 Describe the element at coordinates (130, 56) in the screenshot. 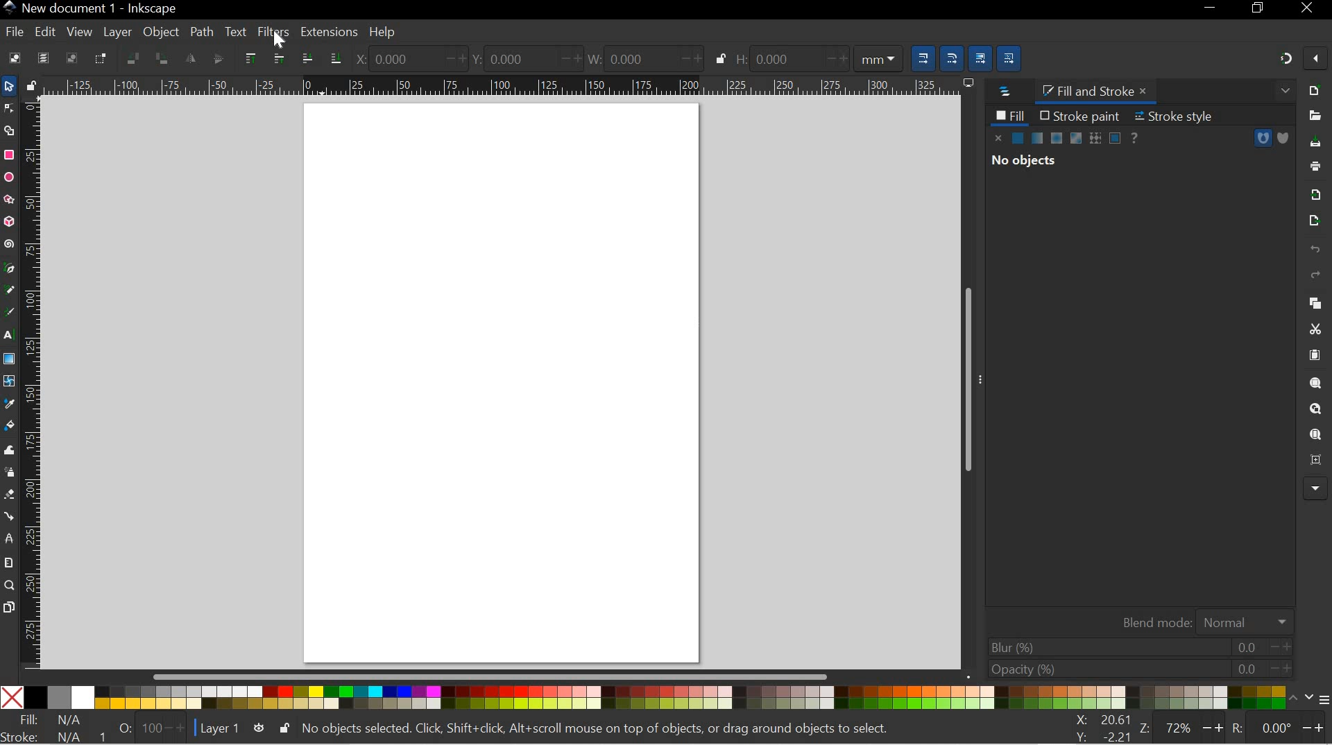

I see `OBJECT ROTATE 90 WW` at that location.